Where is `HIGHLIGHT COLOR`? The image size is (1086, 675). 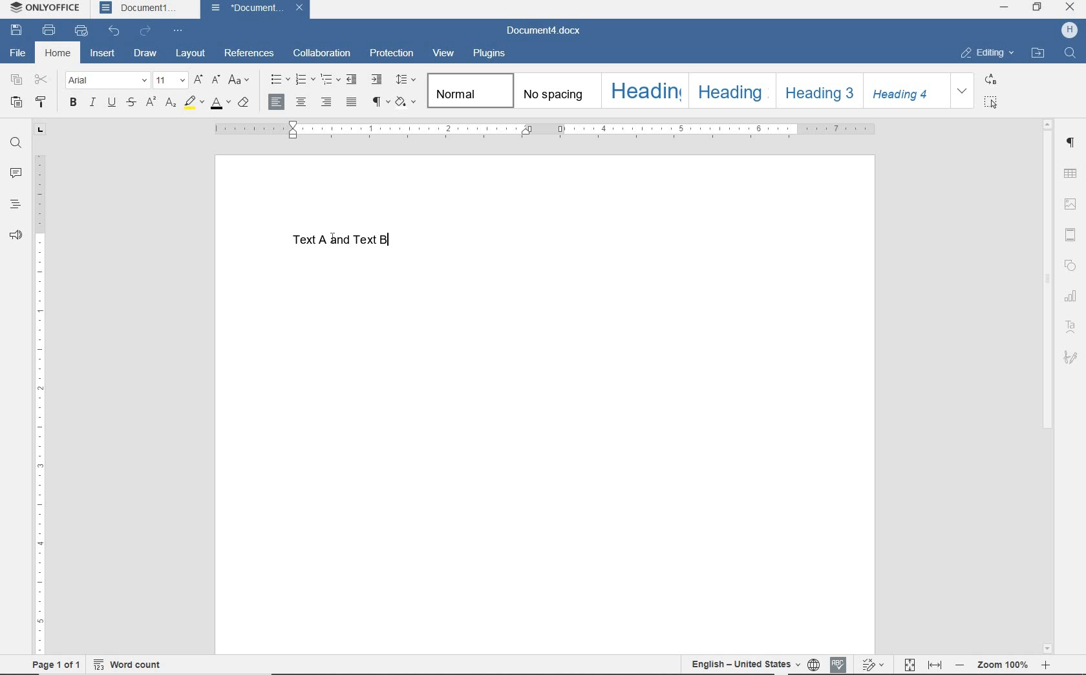 HIGHLIGHT COLOR is located at coordinates (193, 103).